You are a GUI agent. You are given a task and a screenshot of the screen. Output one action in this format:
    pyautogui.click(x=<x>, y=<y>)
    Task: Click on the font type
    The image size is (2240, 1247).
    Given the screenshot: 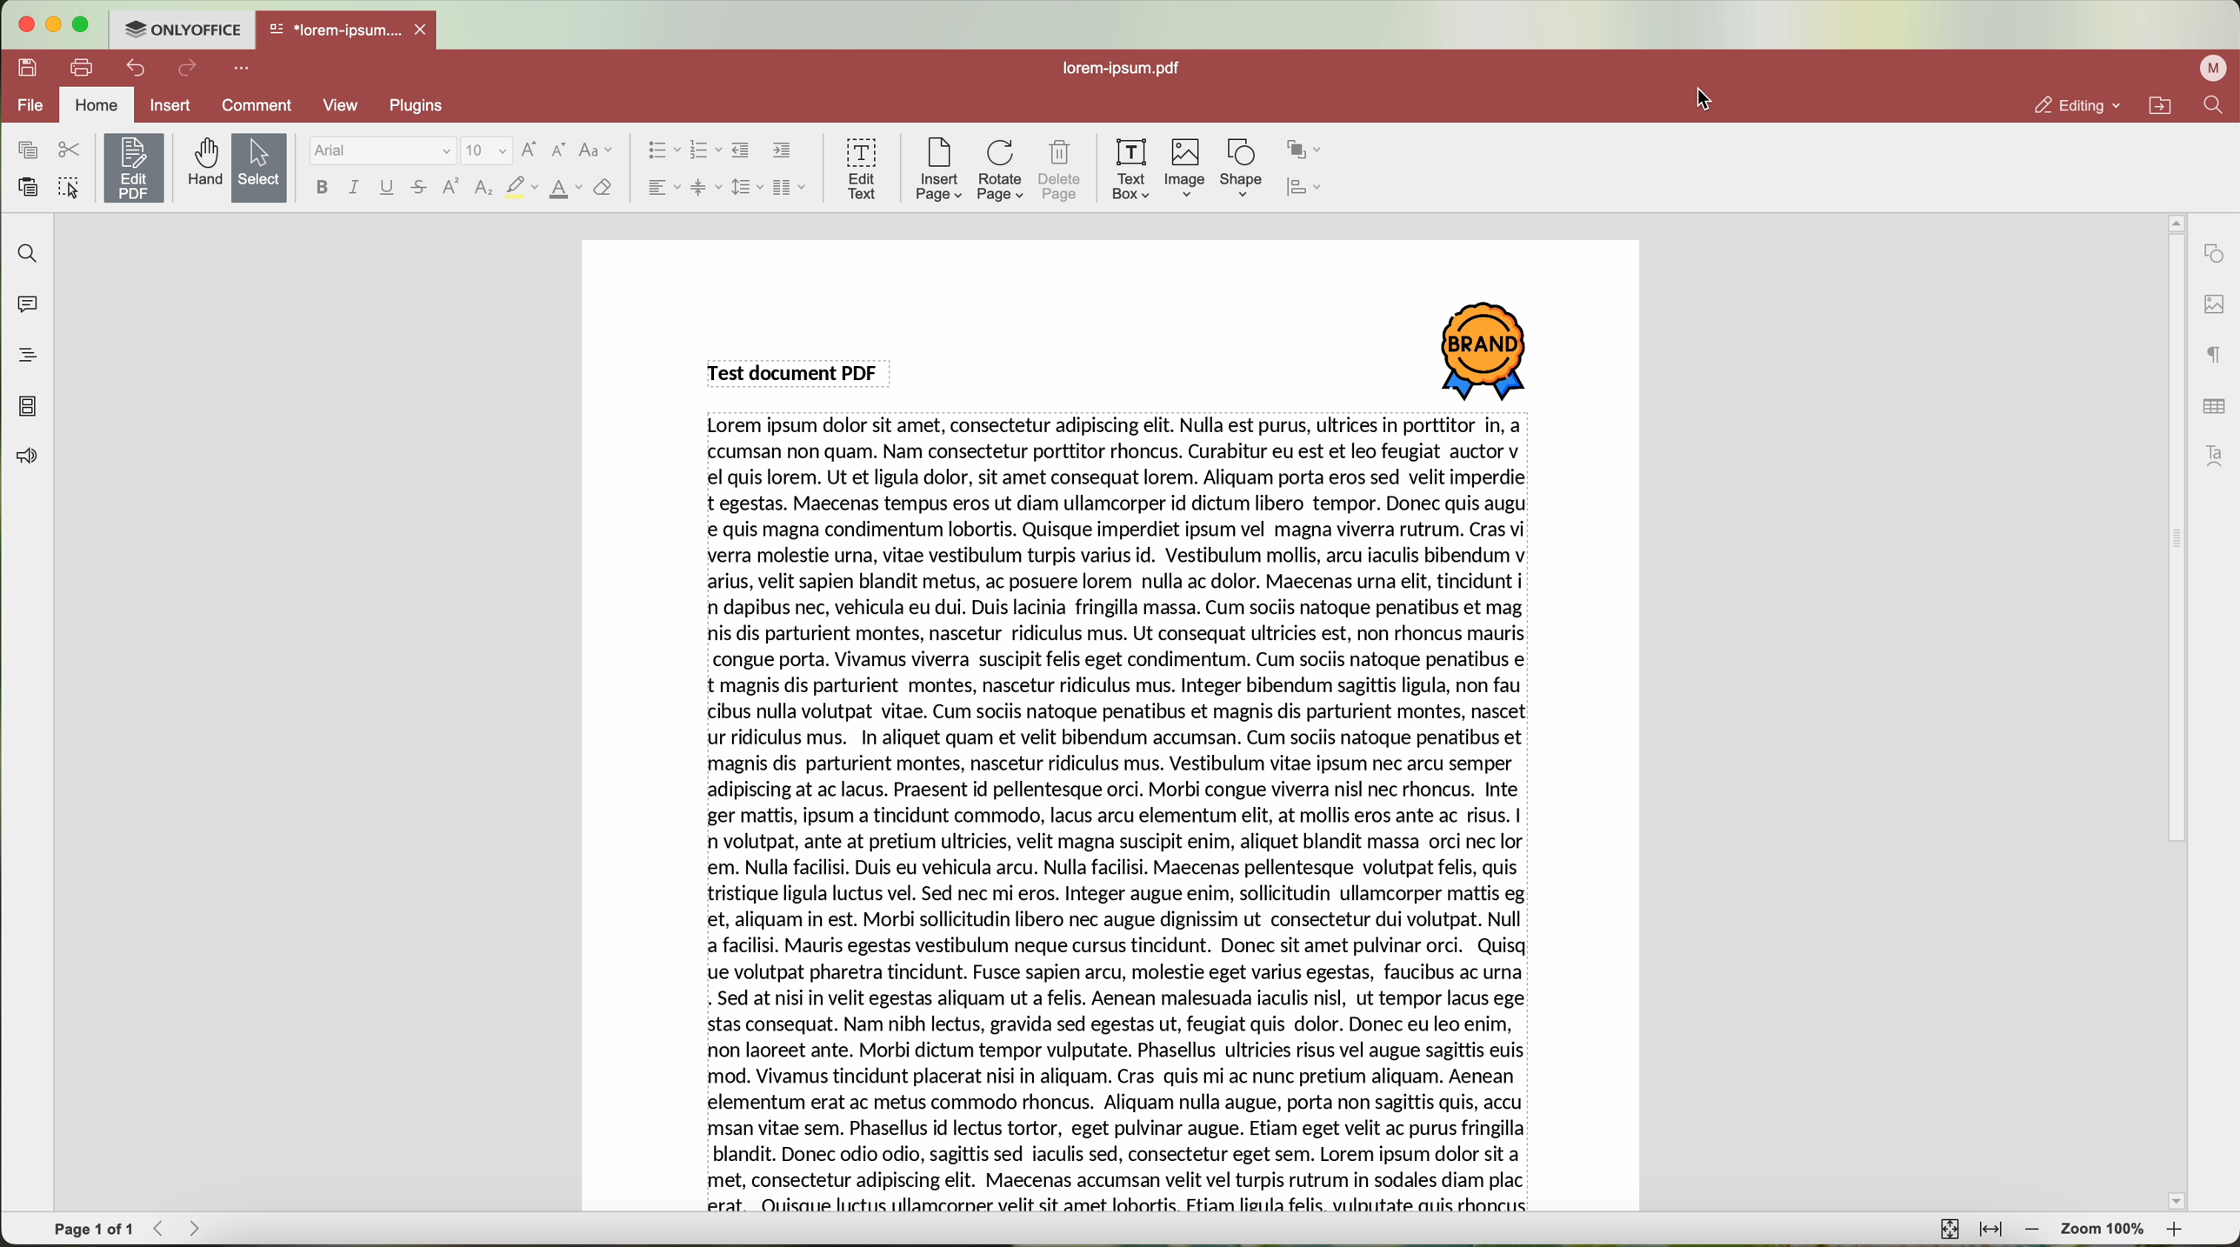 What is the action you would take?
    pyautogui.click(x=380, y=151)
    